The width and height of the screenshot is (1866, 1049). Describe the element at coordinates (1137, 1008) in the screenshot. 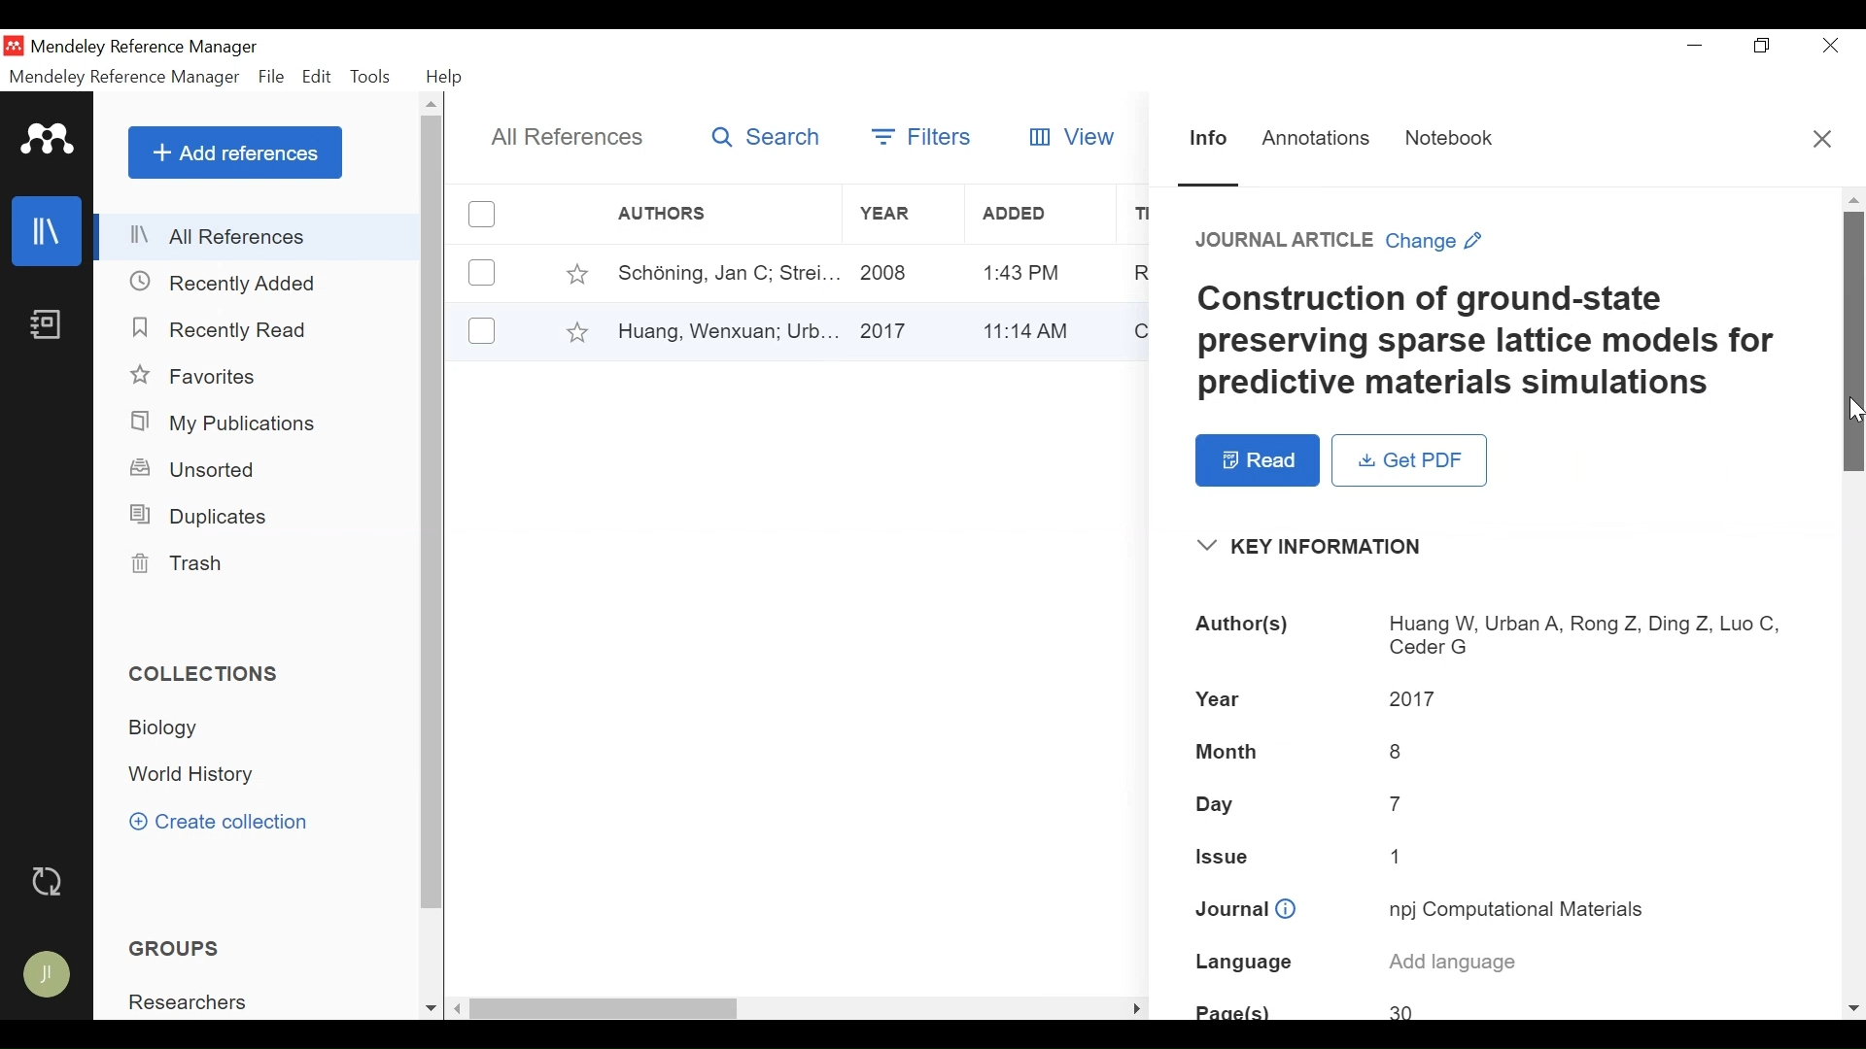

I see `Scroll Right` at that location.